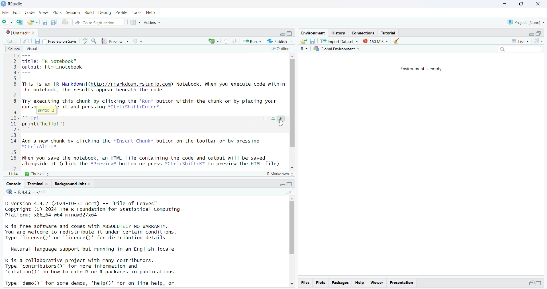  What do you see at coordinates (21, 33) in the screenshot?
I see `untitled1` at bounding box center [21, 33].